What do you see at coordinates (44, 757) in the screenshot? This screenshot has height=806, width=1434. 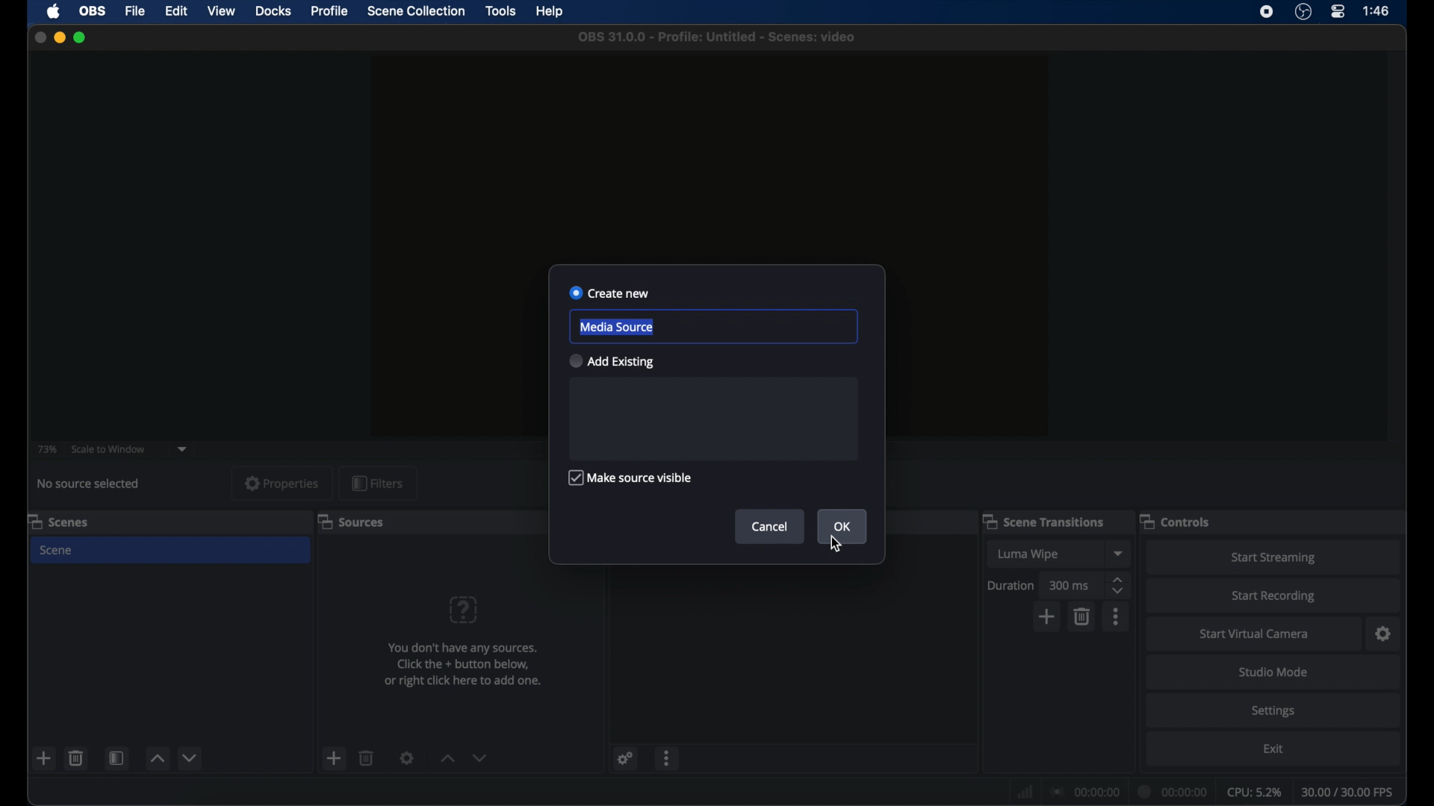 I see `add` at bounding box center [44, 757].